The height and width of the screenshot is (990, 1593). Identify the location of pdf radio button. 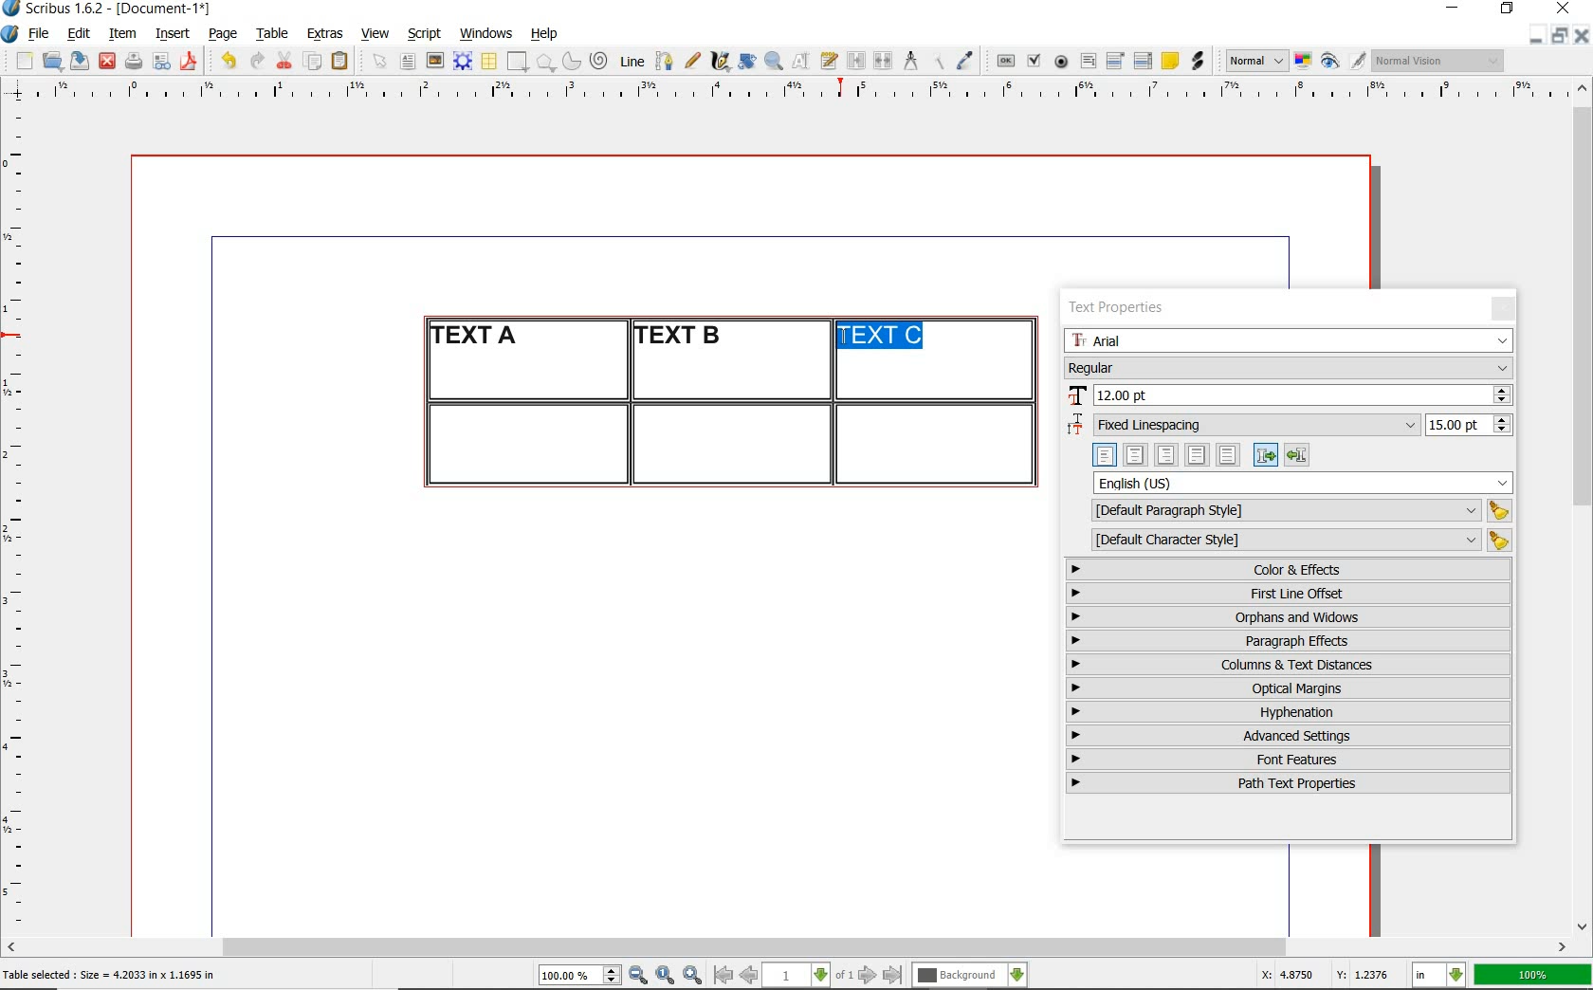
(1061, 64).